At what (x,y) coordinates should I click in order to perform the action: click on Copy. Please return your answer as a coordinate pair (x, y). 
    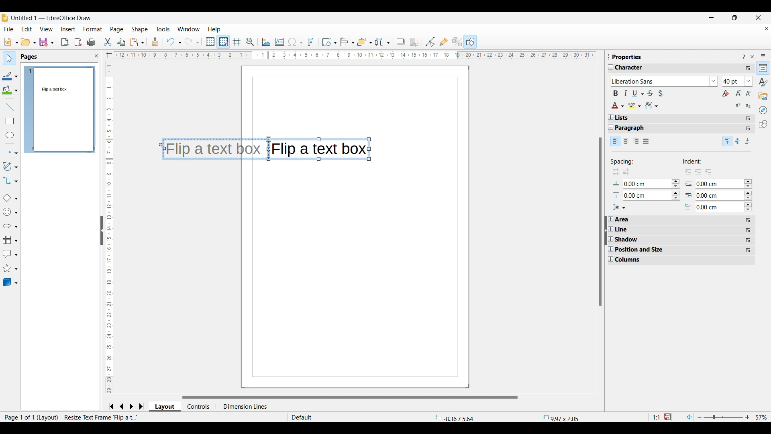
    Looking at the image, I should click on (121, 42).